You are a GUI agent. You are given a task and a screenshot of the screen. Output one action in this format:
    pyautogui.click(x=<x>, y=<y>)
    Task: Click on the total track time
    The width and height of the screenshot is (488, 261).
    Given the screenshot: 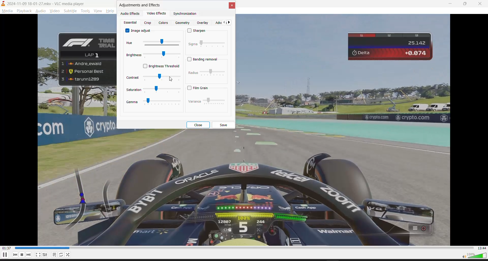 What is the action you would take?
    pyautogui.click(x=483, y=249)
    